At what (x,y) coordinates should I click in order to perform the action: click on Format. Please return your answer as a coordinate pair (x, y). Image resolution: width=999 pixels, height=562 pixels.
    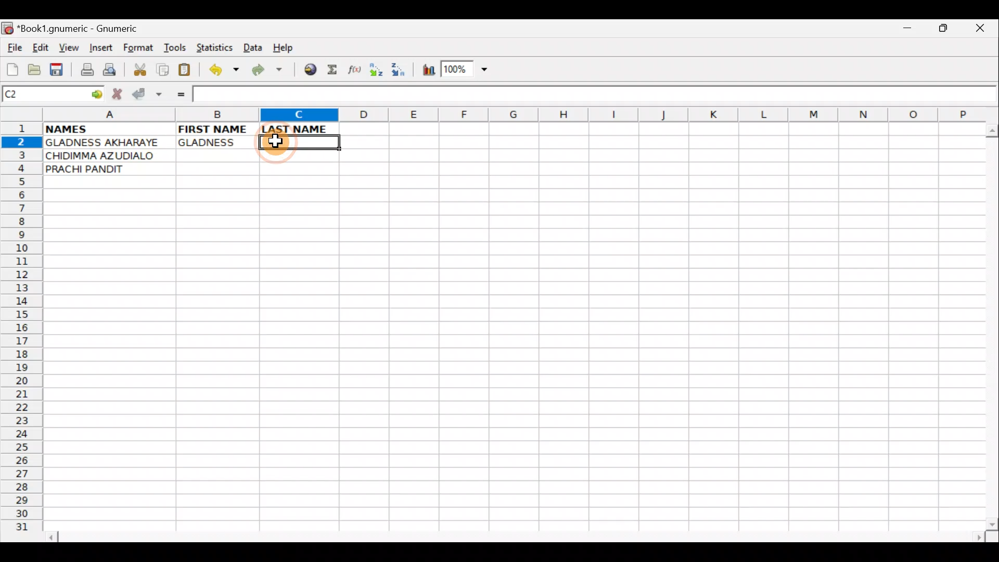
    Looking at the image, I should click on (140, 49).